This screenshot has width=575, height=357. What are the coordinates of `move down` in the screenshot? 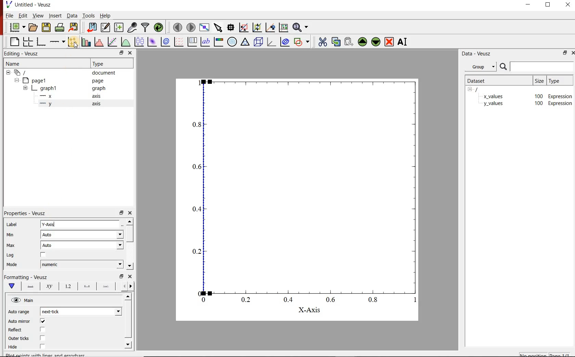 It's located at (129, 266).